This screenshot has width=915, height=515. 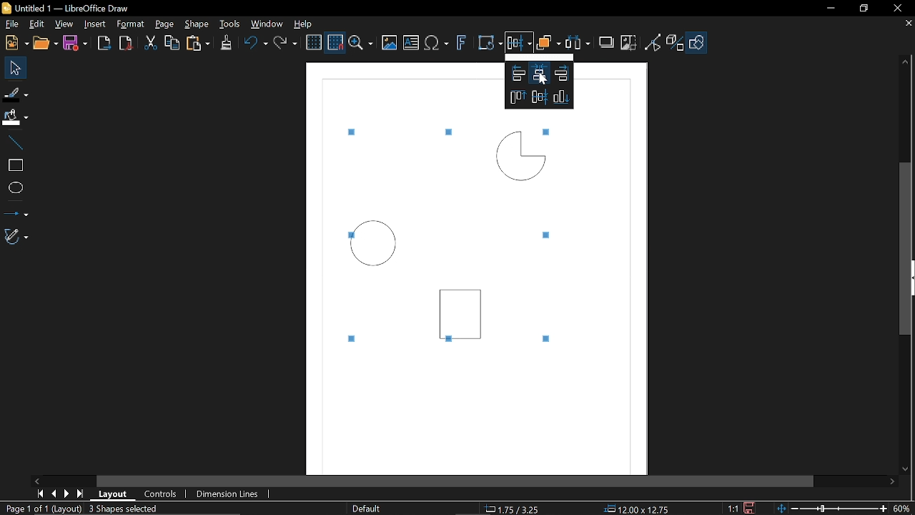 What do you see at coordinates (307, 24) in the screenshot?
I see `Help` at bounding box center [307, 24].